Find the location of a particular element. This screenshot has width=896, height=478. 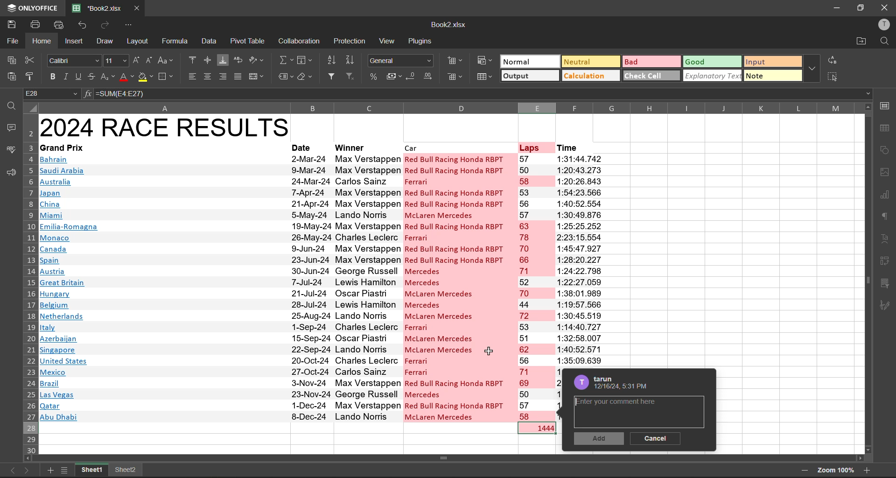

insert cells is located at coordinates (457, 62).